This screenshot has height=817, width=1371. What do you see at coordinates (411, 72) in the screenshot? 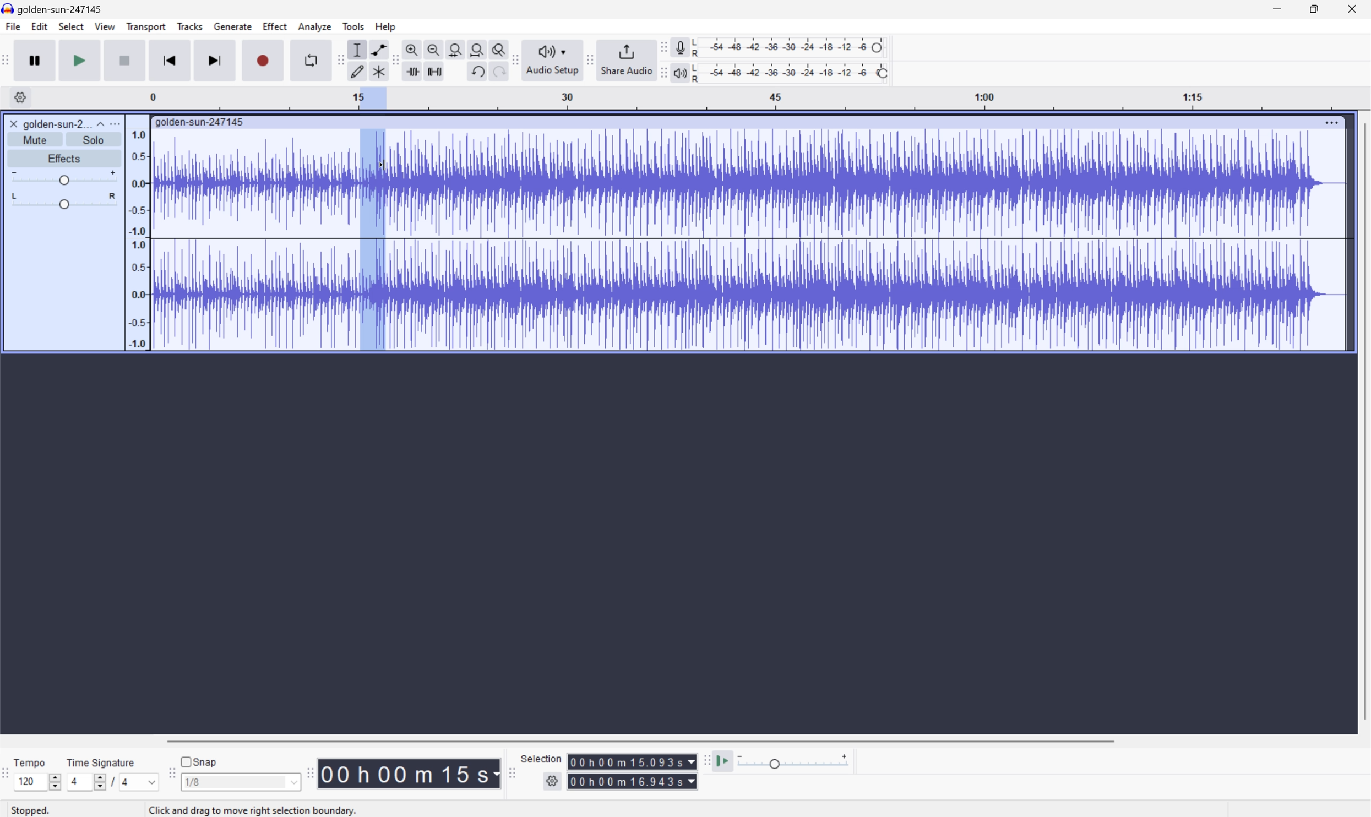
I see `Trim audio outside selection` at bounding box center [411, 72].